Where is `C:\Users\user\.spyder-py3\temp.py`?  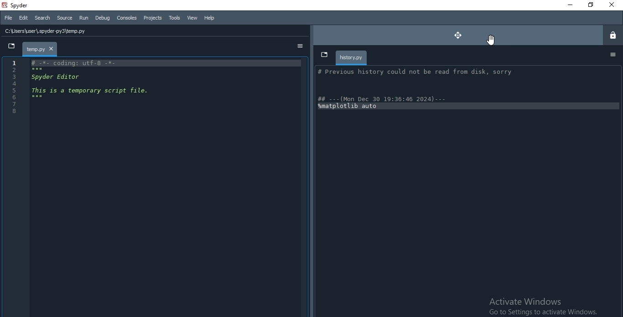 C:\Users\user\.spyder-py3\temp.py is located at coordinates (54, 32).